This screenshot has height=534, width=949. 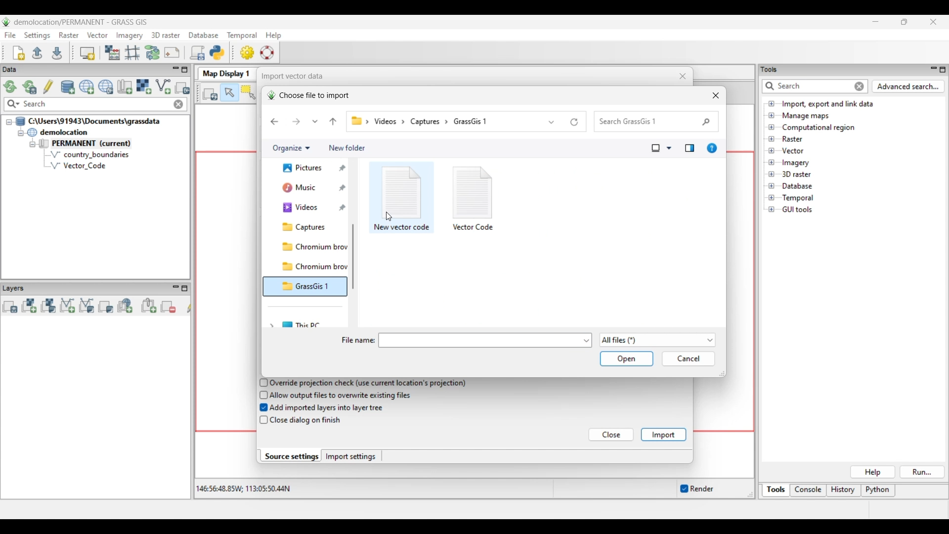 What do you see at coordinates (96, 104) in the screenshot?
I see `Type in map for quick search` at bounding box center [96, 104].